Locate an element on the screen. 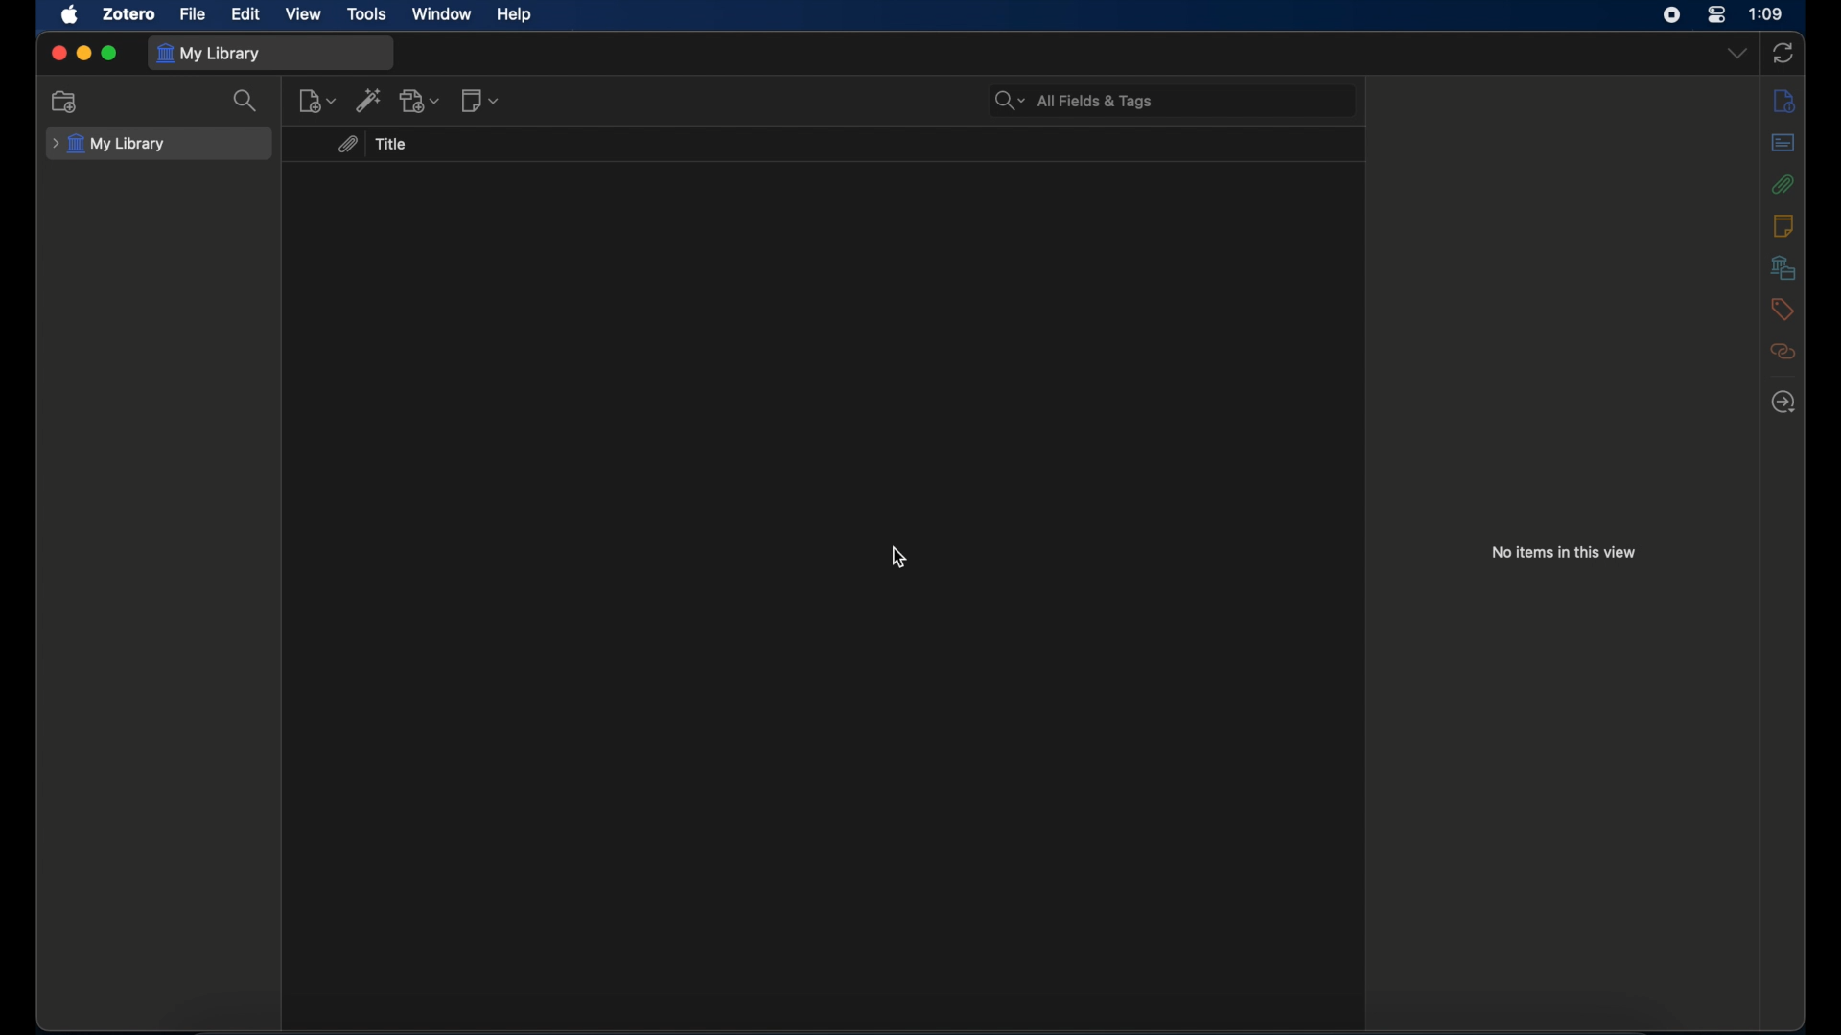  maximize is located at coordinates (110, 53).